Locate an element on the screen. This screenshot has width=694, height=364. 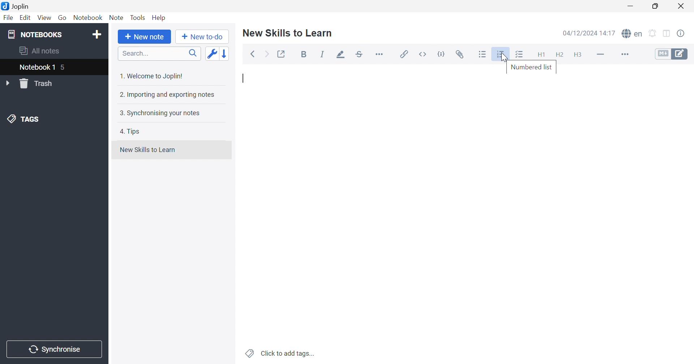
3. Synchronising your notes is located at coordinates (158, 113).